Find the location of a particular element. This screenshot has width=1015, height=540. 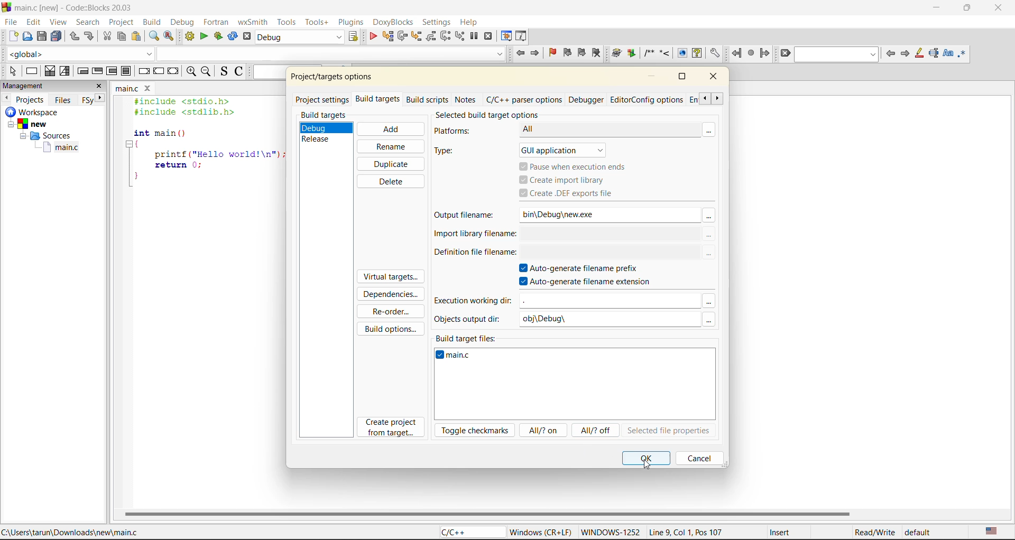

clear is located at coordinates (787, 54).